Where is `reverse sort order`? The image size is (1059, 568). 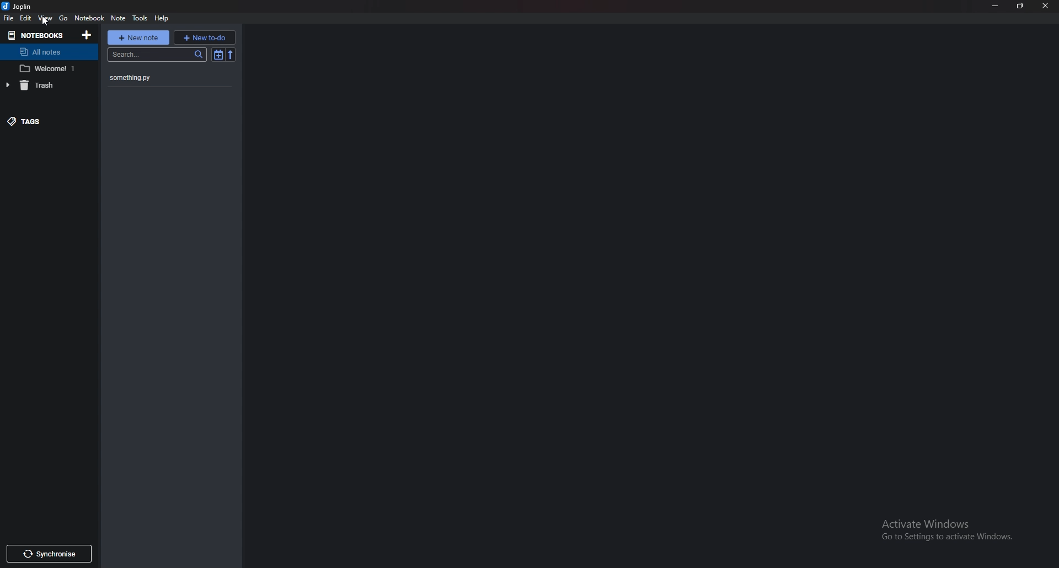 reverse sort order is located at coordinates (231, 55).